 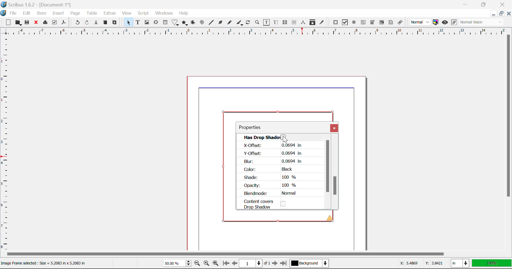 What do you see at coordinates (230, 24) in the screenshot?
I see `Freehand Line` at bounding box center [230, 24].